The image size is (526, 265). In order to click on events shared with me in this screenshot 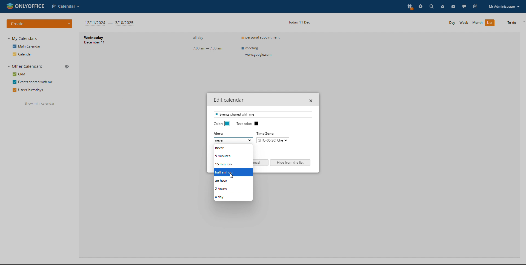, I will do `click(33, 82)`.